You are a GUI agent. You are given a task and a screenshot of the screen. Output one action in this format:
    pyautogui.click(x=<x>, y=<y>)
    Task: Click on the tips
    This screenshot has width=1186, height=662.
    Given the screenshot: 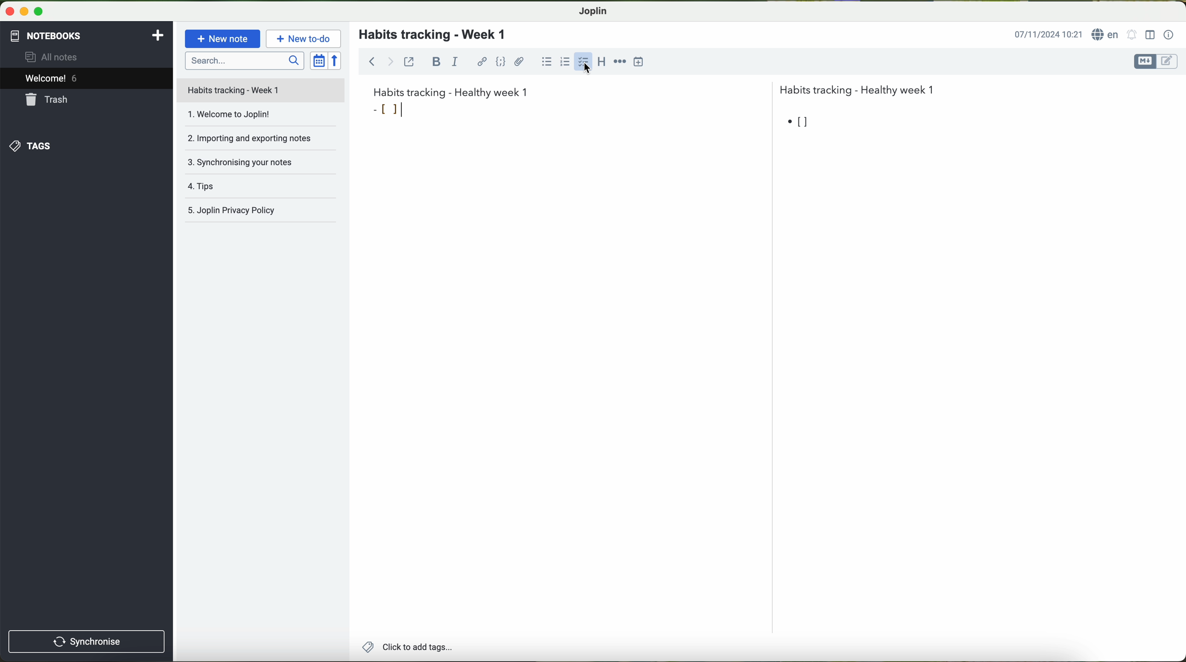 What is the action you would take?
    pyautogui.click(x=262, y=188)
    